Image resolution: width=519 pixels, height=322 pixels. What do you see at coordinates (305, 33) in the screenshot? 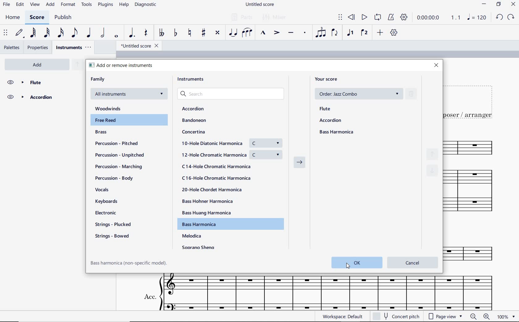
I see `staccato` at bounding box center [305, 33].